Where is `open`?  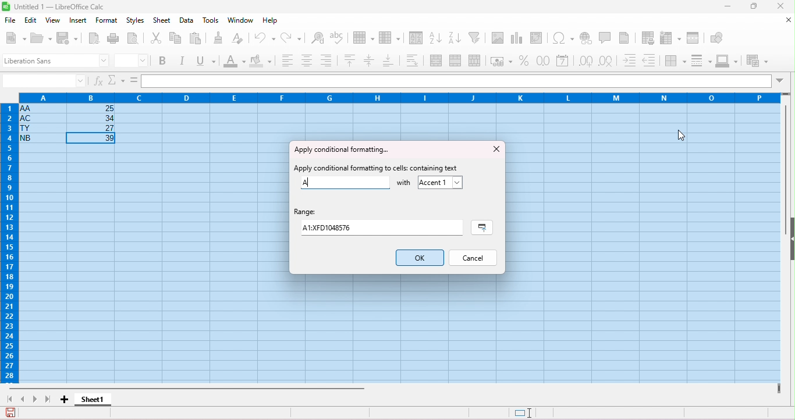 open is located at coordinates (42, 37).